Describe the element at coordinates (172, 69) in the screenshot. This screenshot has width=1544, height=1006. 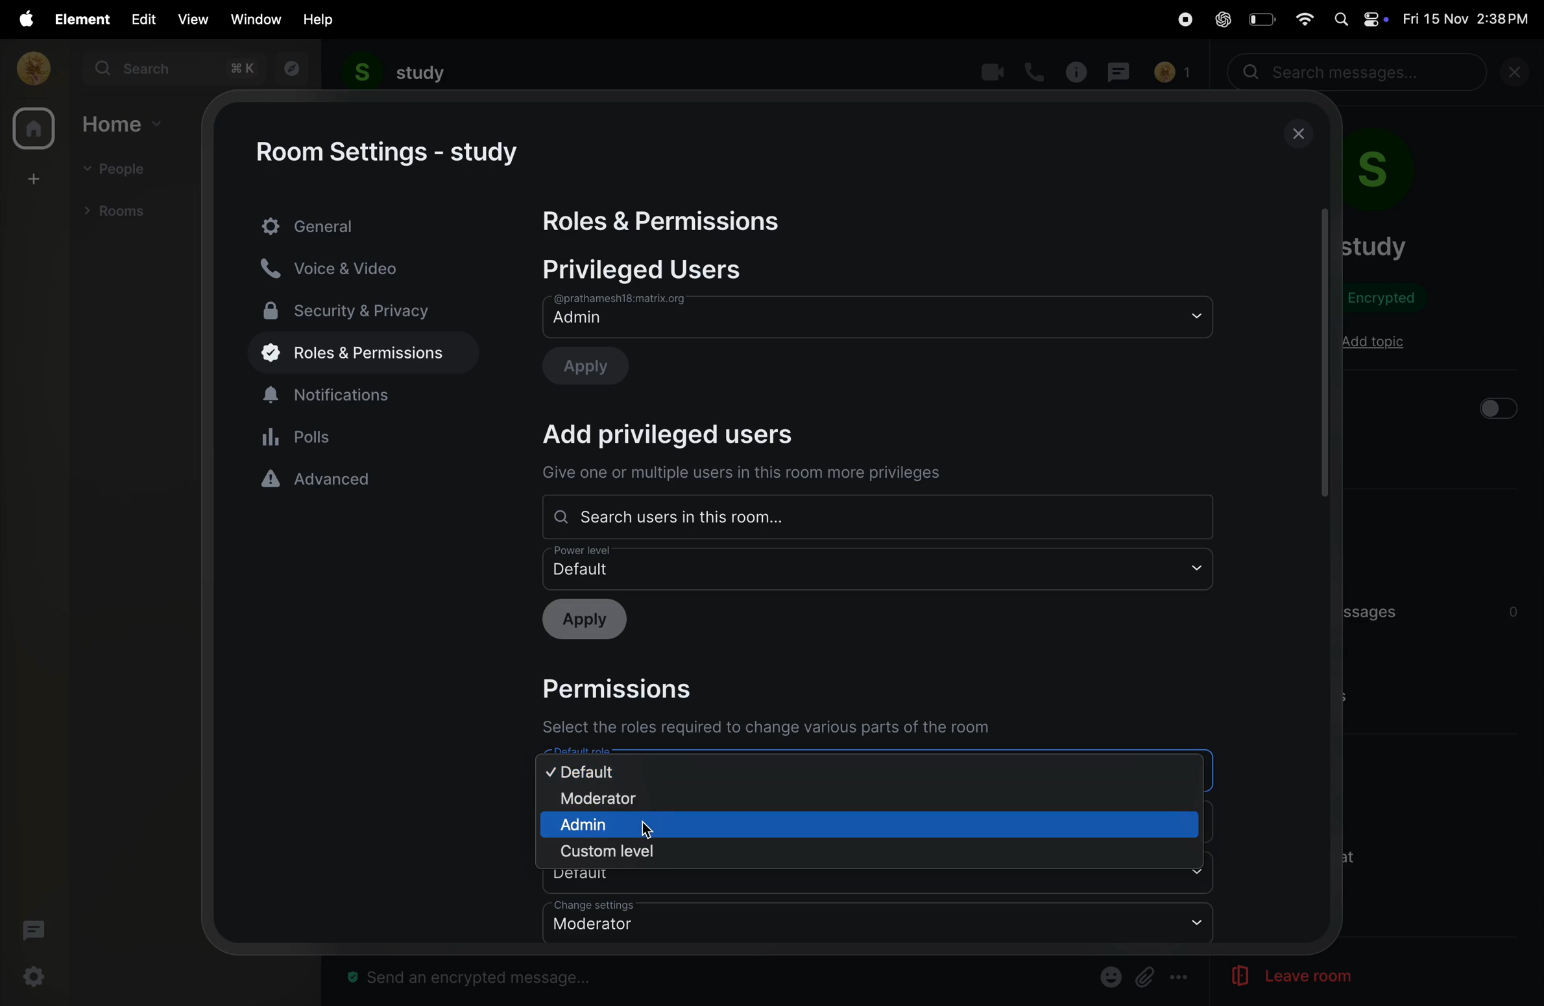
I see `search` at that location.